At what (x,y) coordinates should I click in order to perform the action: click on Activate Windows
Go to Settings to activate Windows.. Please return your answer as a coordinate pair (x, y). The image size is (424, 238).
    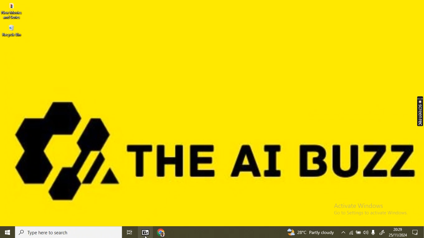
    Looking at the image, I should click on (372, 211).